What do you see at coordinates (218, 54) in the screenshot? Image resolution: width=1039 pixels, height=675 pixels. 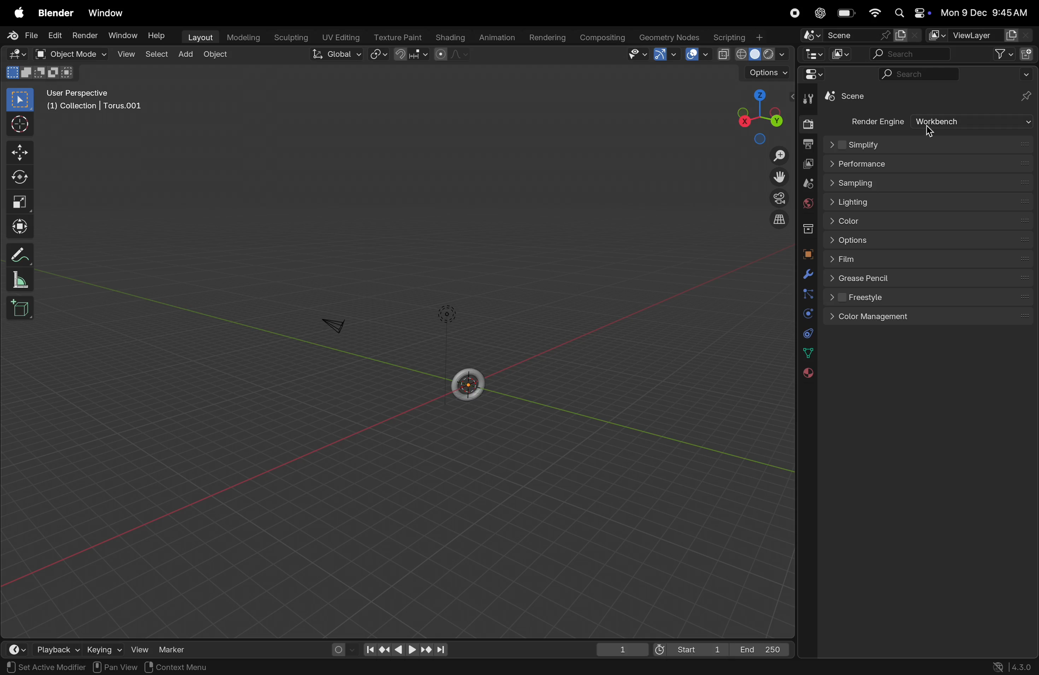 I see `object` at bounding box center [218, 54].